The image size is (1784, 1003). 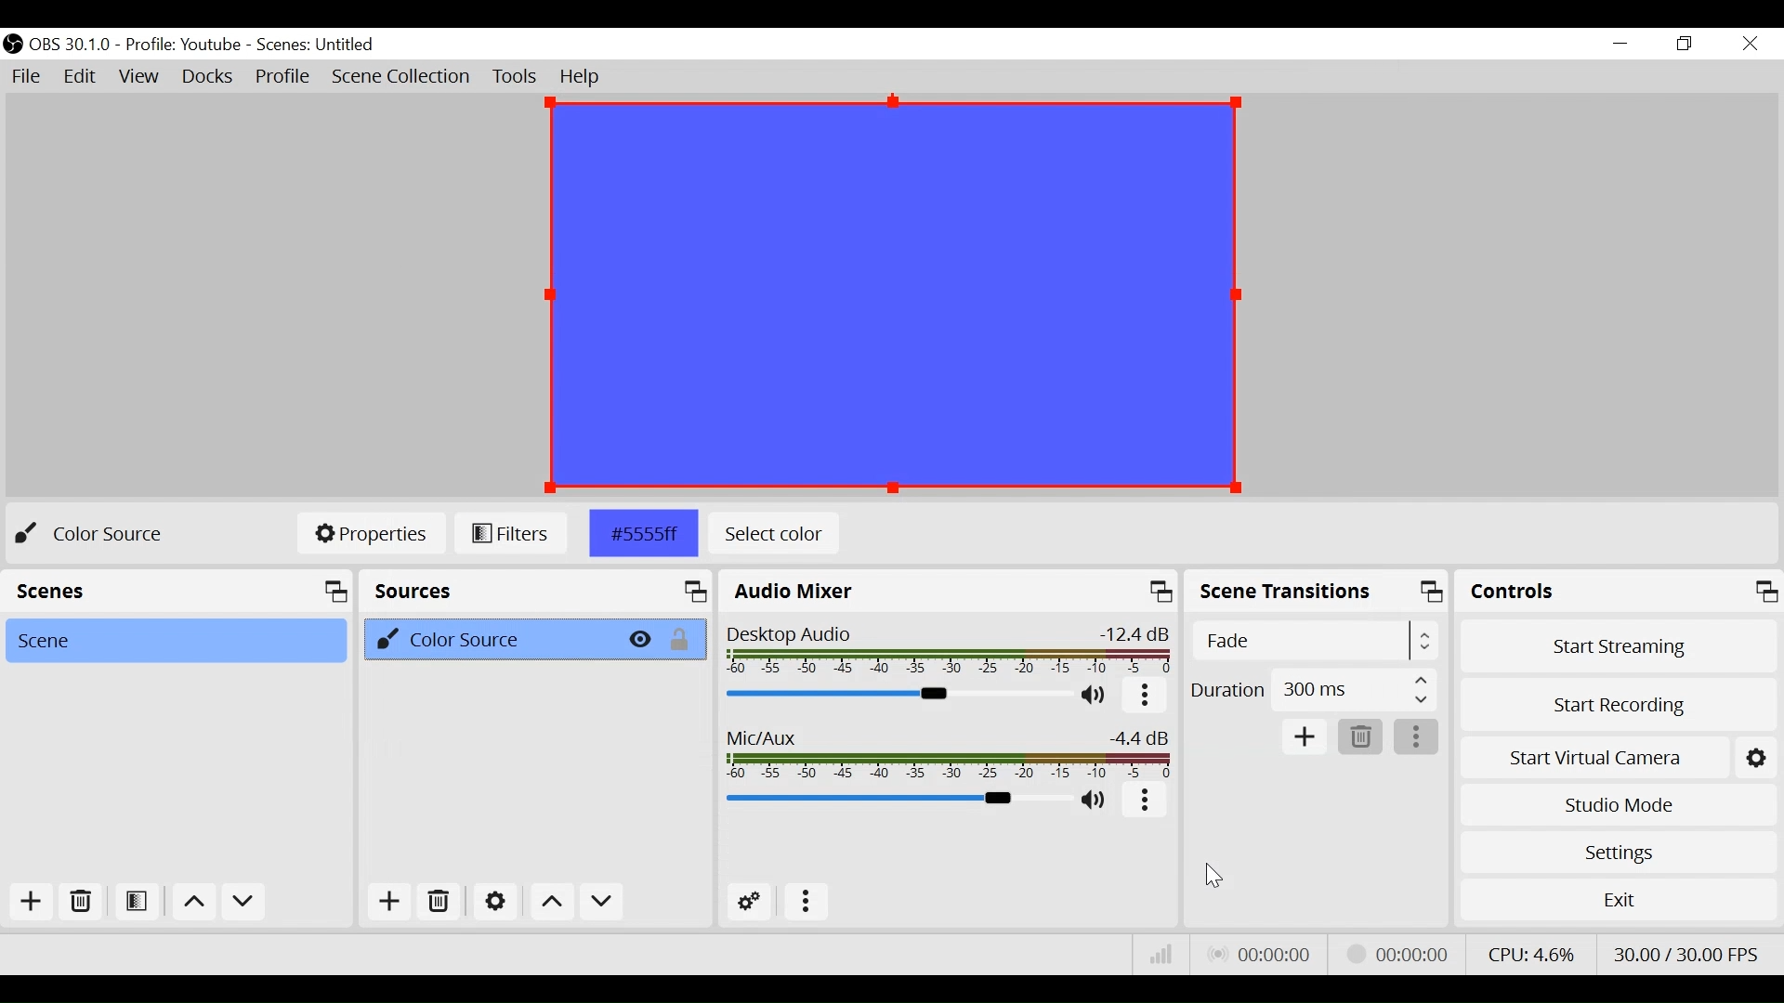 I want to click on Desktop Audio Slider, so click(x=899, y=696).